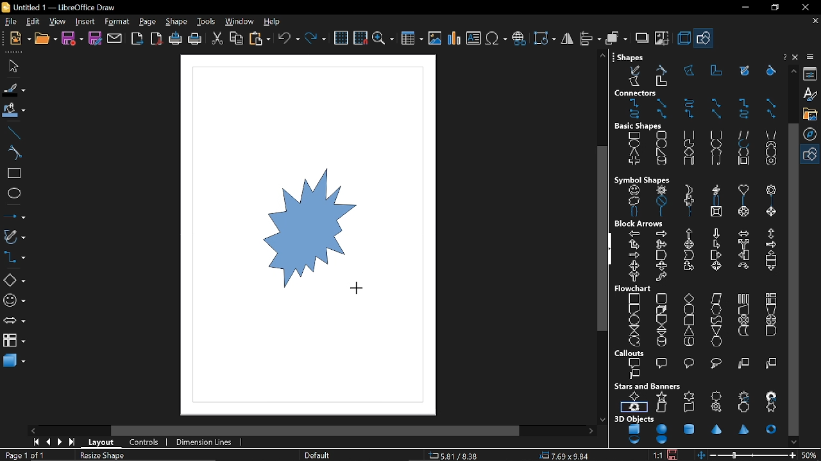 This screenshot has height=461, width=821. I want to click on Basic shapes, so click(705, 40).